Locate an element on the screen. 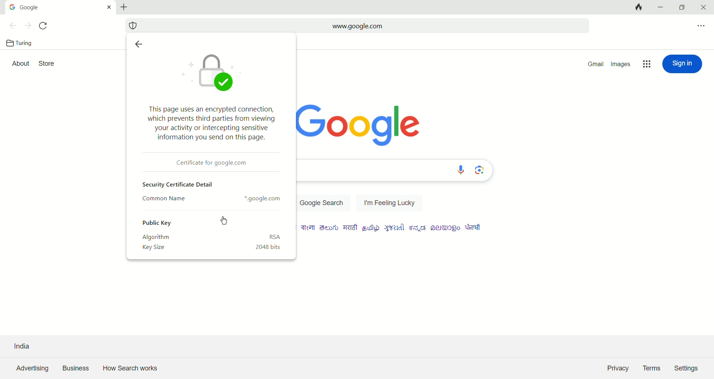  options is located at coordinates (701, 26).